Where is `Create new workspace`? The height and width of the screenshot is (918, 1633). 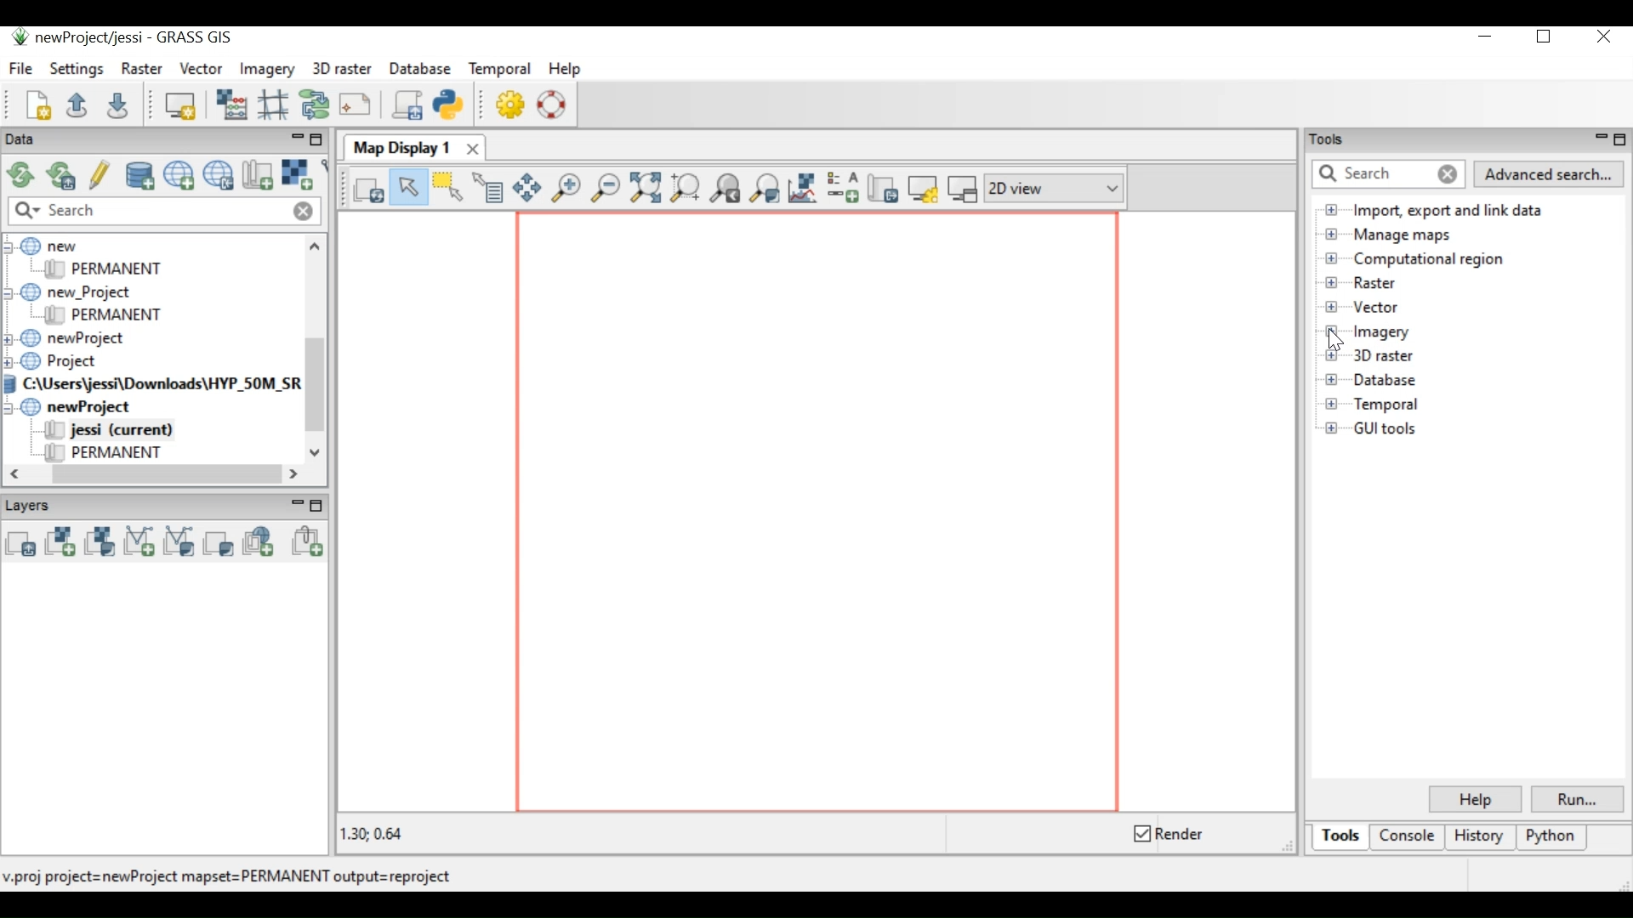 Create new workspace is located at coordinates (37, 103).